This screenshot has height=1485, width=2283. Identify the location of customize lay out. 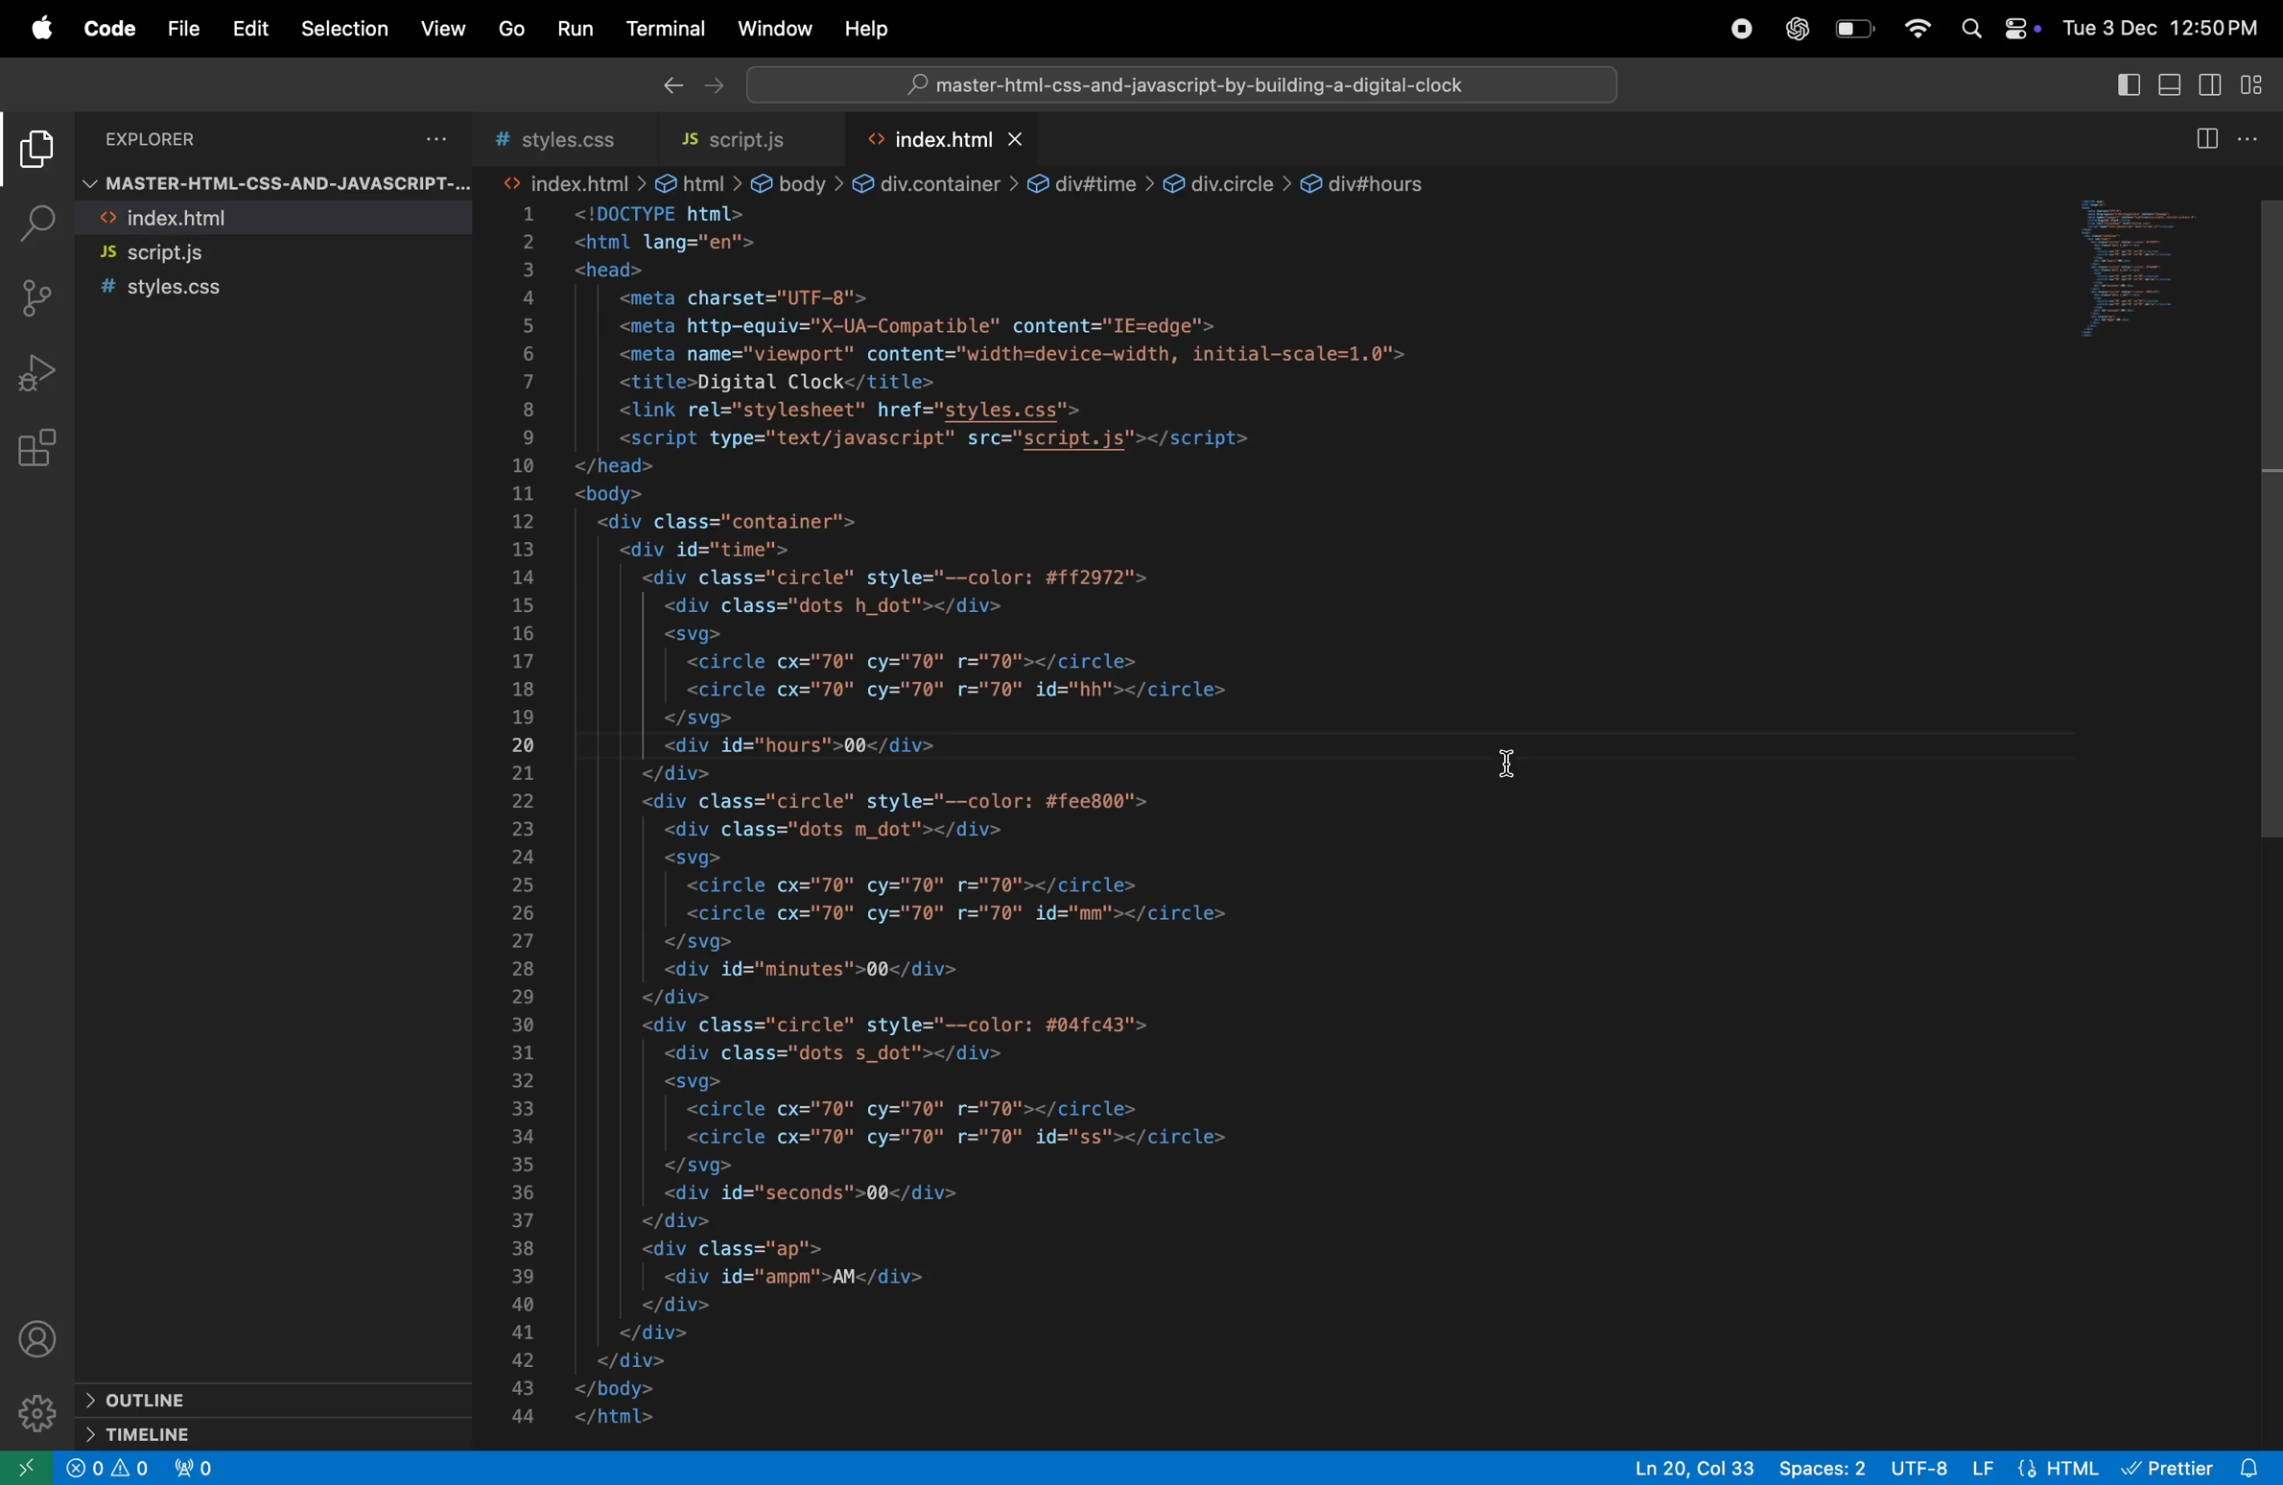
(2256, 82).